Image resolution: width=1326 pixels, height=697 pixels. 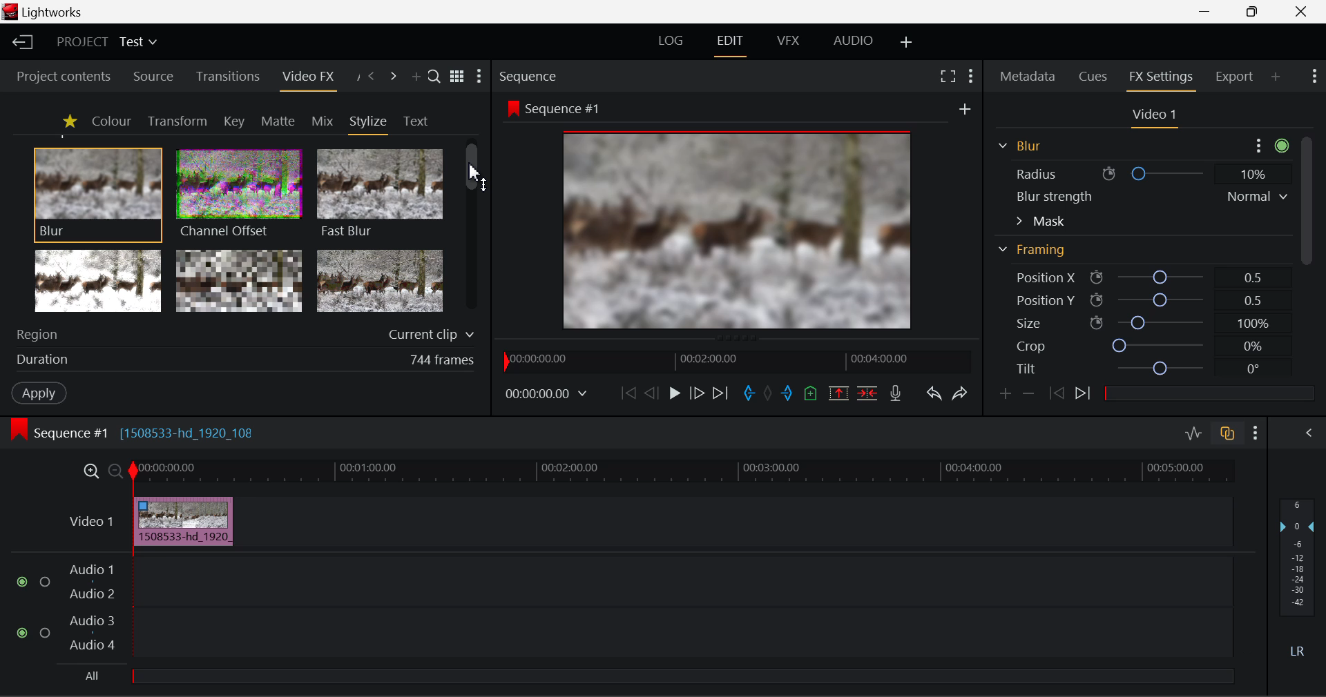 What do you see at coordinates (718, 215) in the screenshot?
I see `Effect Visible in Preview` at bounding box center [718, 215].